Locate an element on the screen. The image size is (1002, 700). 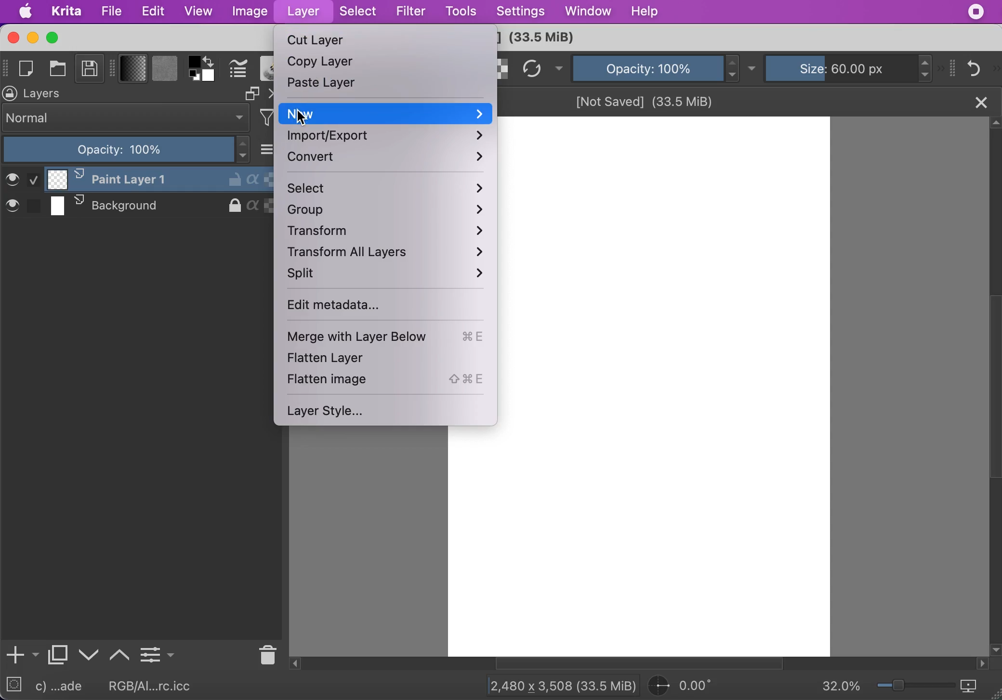
select is located at coordinates (359, 13).